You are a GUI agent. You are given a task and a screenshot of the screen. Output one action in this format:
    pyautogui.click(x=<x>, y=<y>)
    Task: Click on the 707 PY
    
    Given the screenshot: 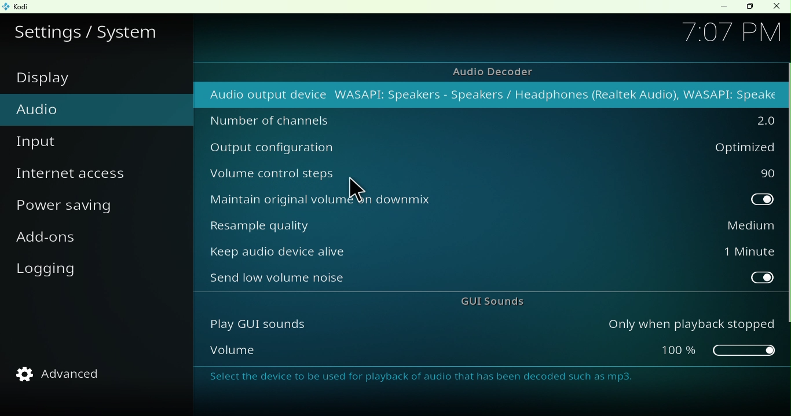 What is the action you would take?
    pyautogui.click(x=724, y=34)
    